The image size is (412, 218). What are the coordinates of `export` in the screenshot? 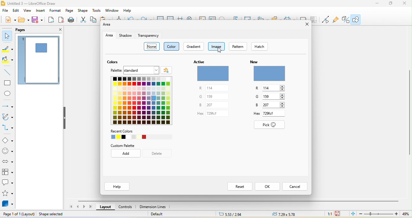 It's located at (51, 20).